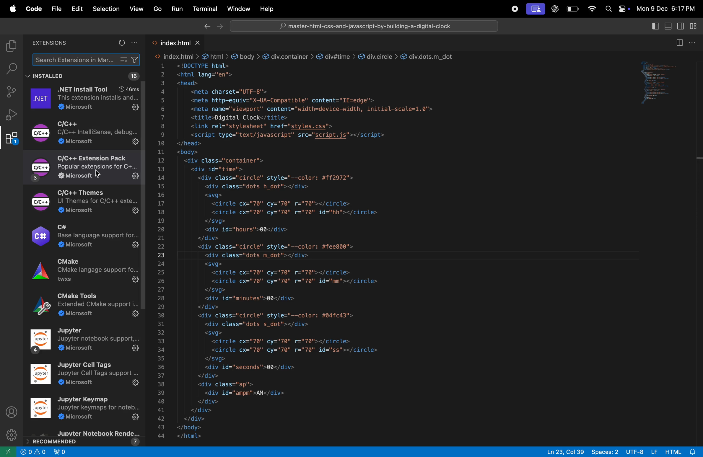  Describe the element at coordinates (85, 342) in the screenshot. I see `jupyter note book extensions` at that location.